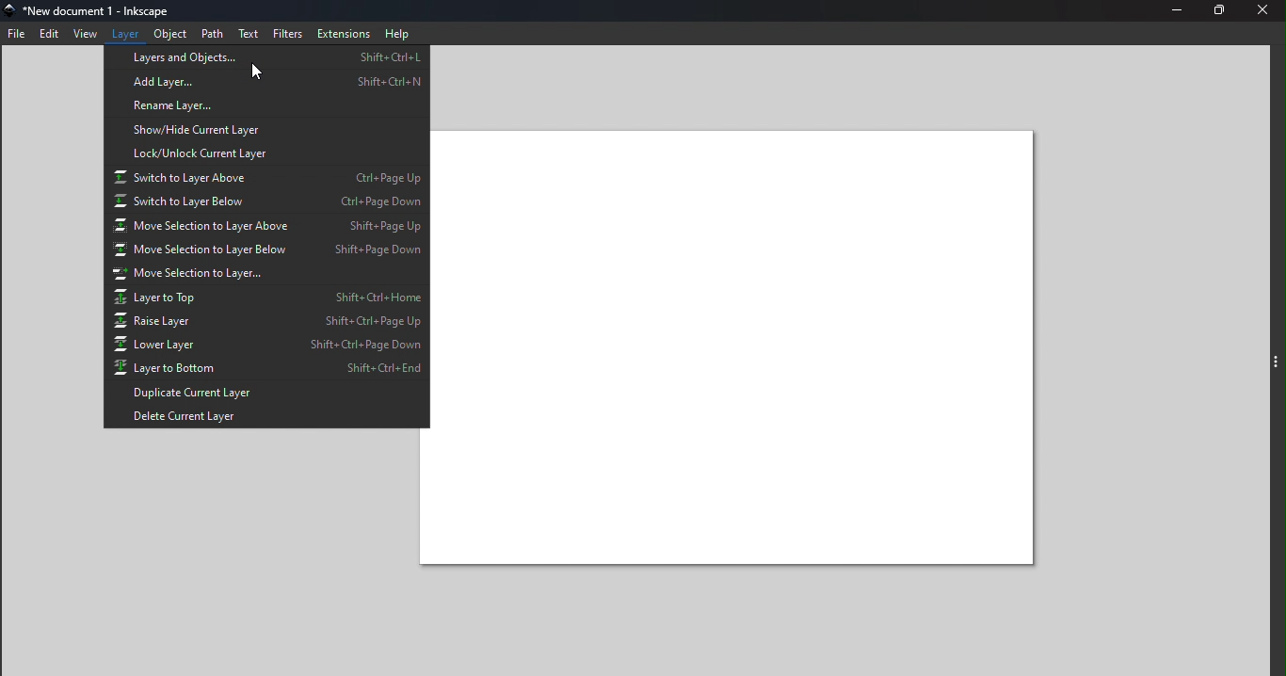  What do you see at coordinates (1220, 11) in the screenshot?
I see `Maximize` at bounding box center [1220, 11].